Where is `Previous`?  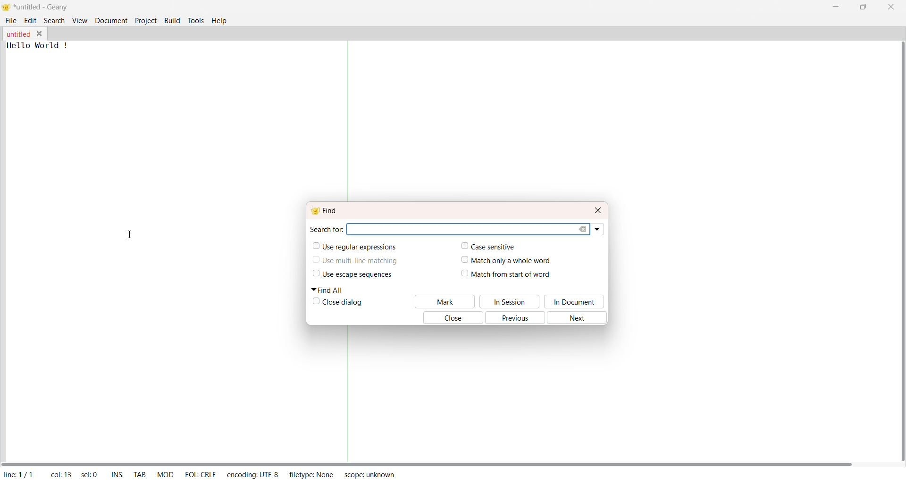 Previous is located at coordinates (518, 319).